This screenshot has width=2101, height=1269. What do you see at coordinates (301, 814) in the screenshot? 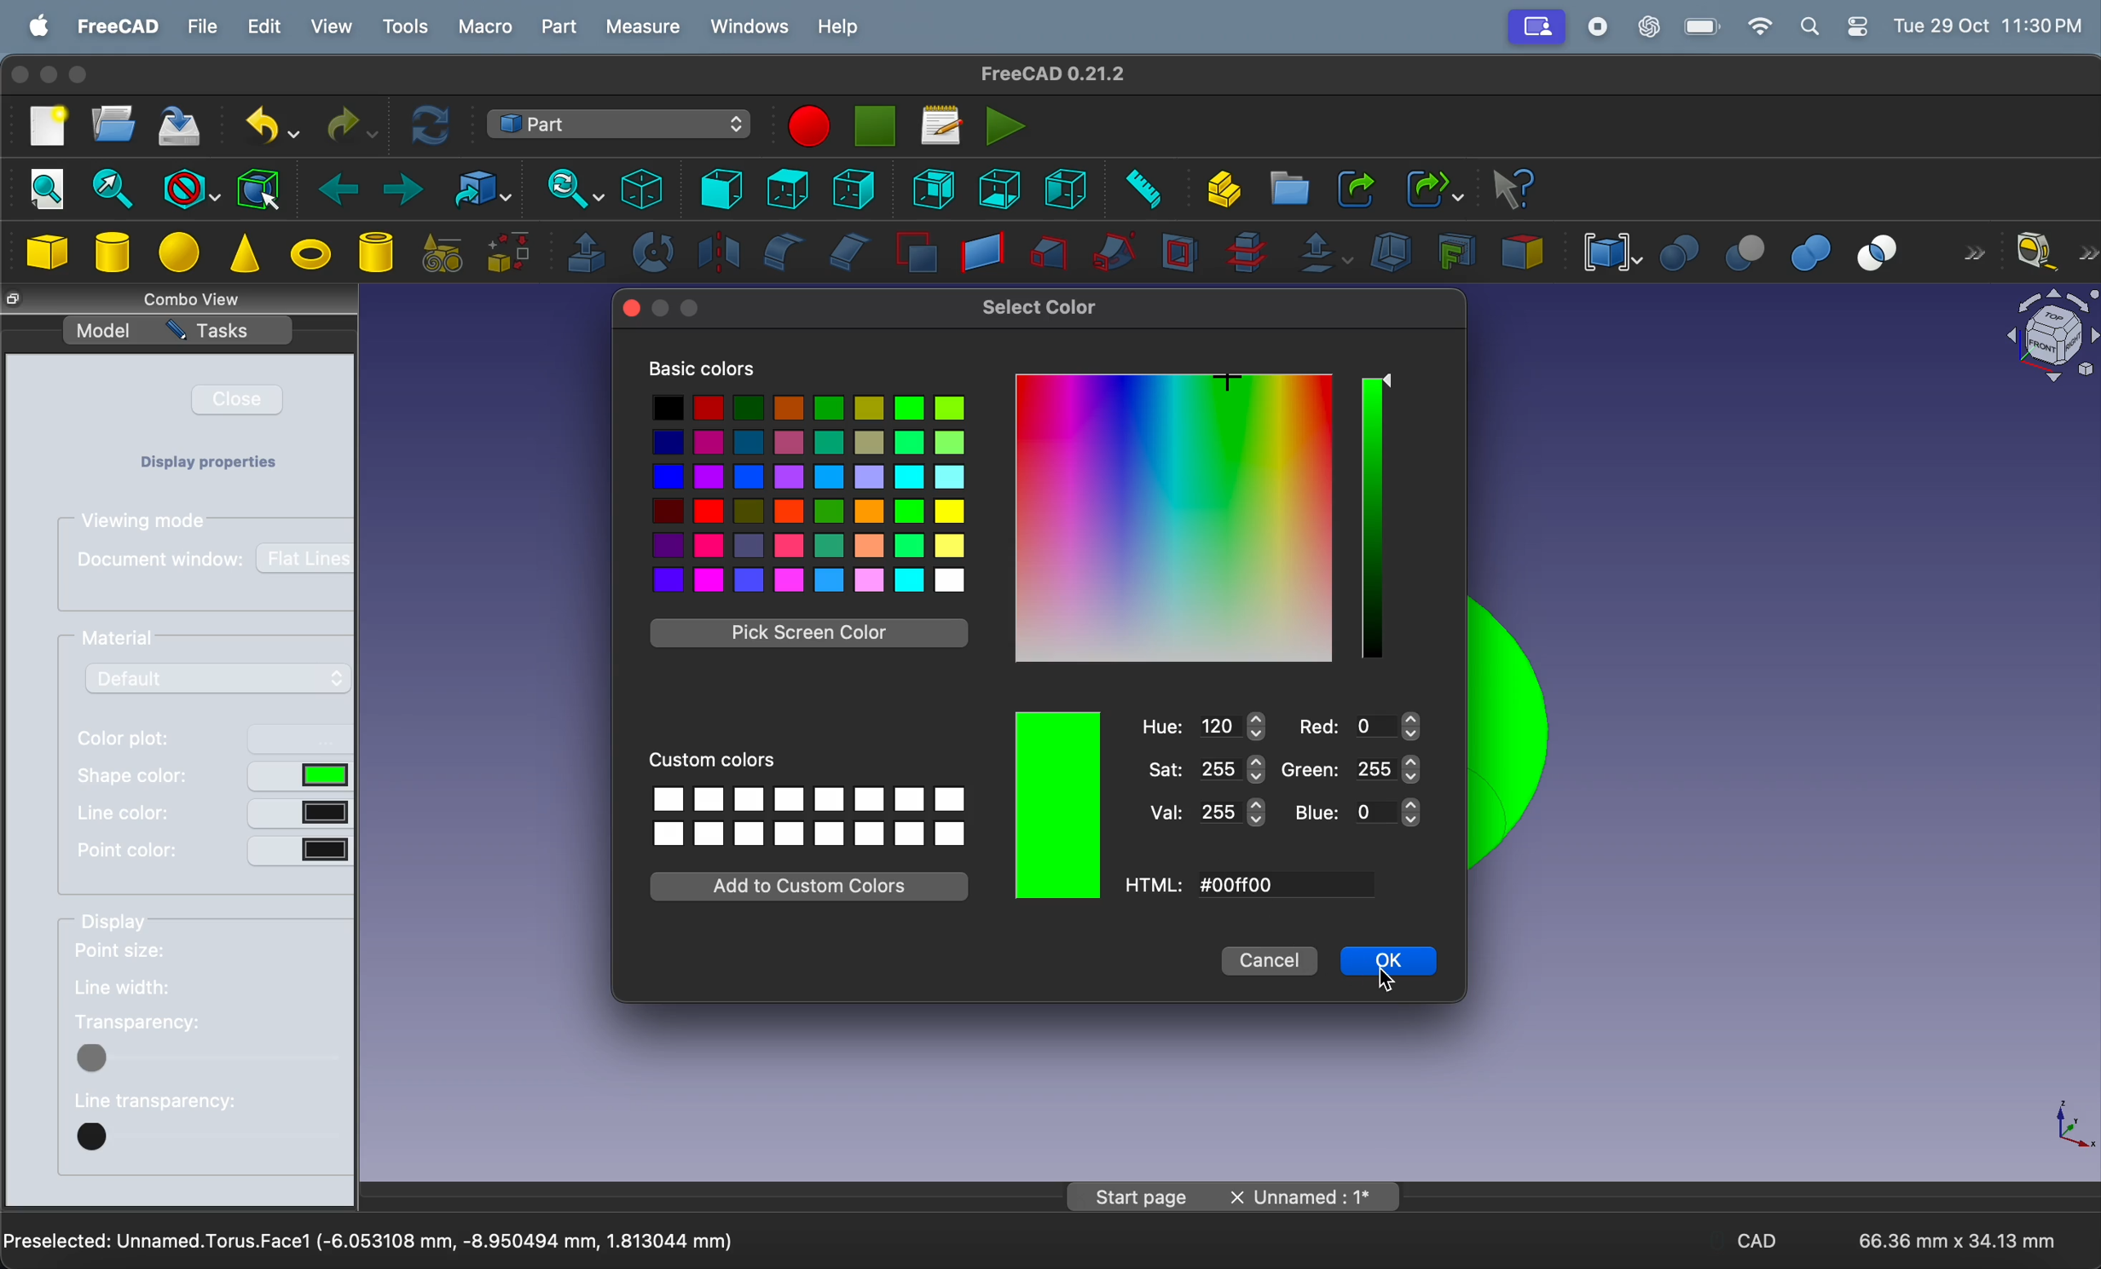
I see `button` at bounding box center [301, 814].